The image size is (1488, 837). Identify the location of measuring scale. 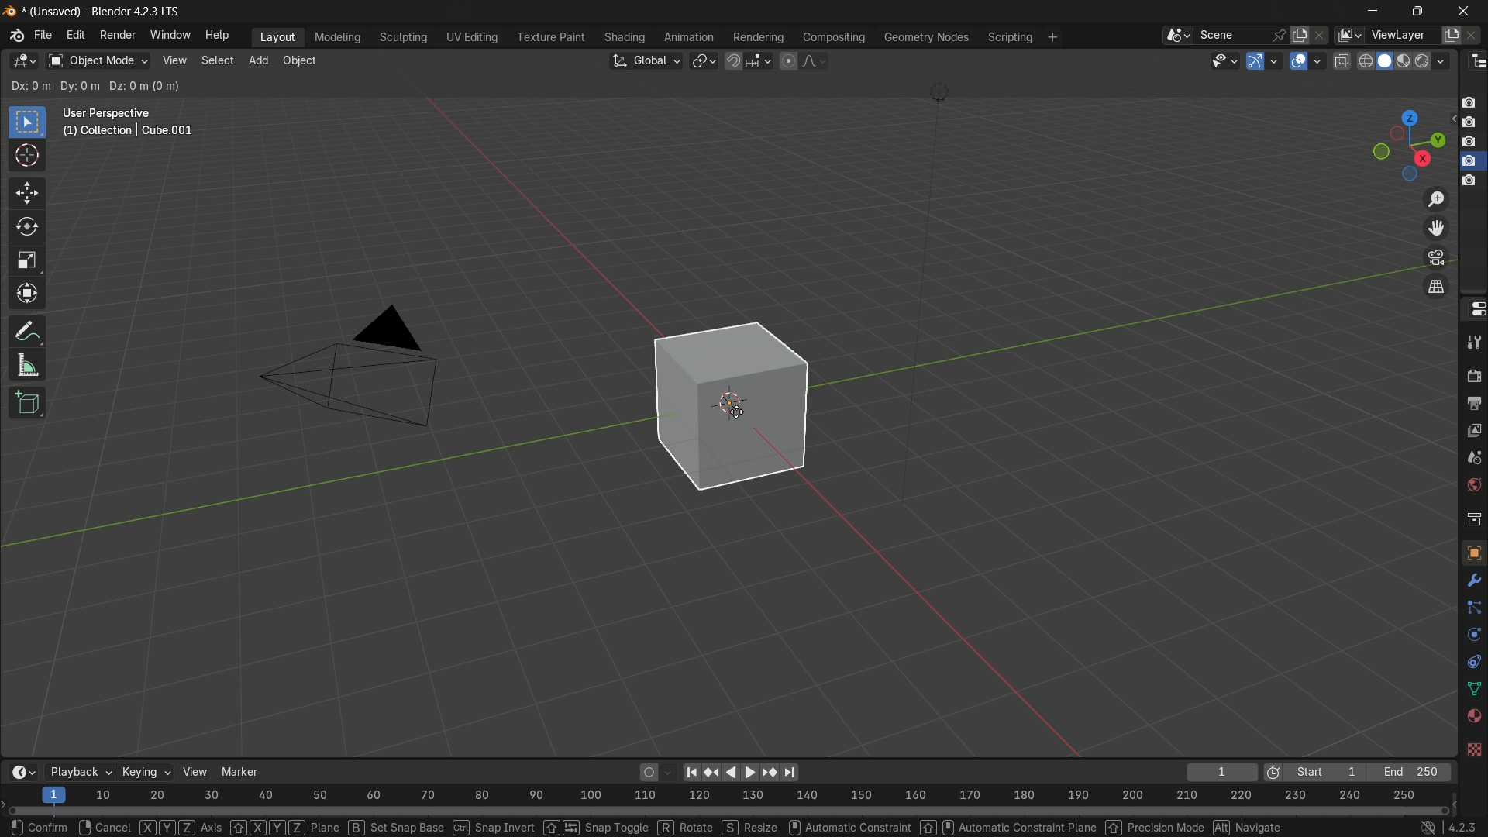
(722, 797).